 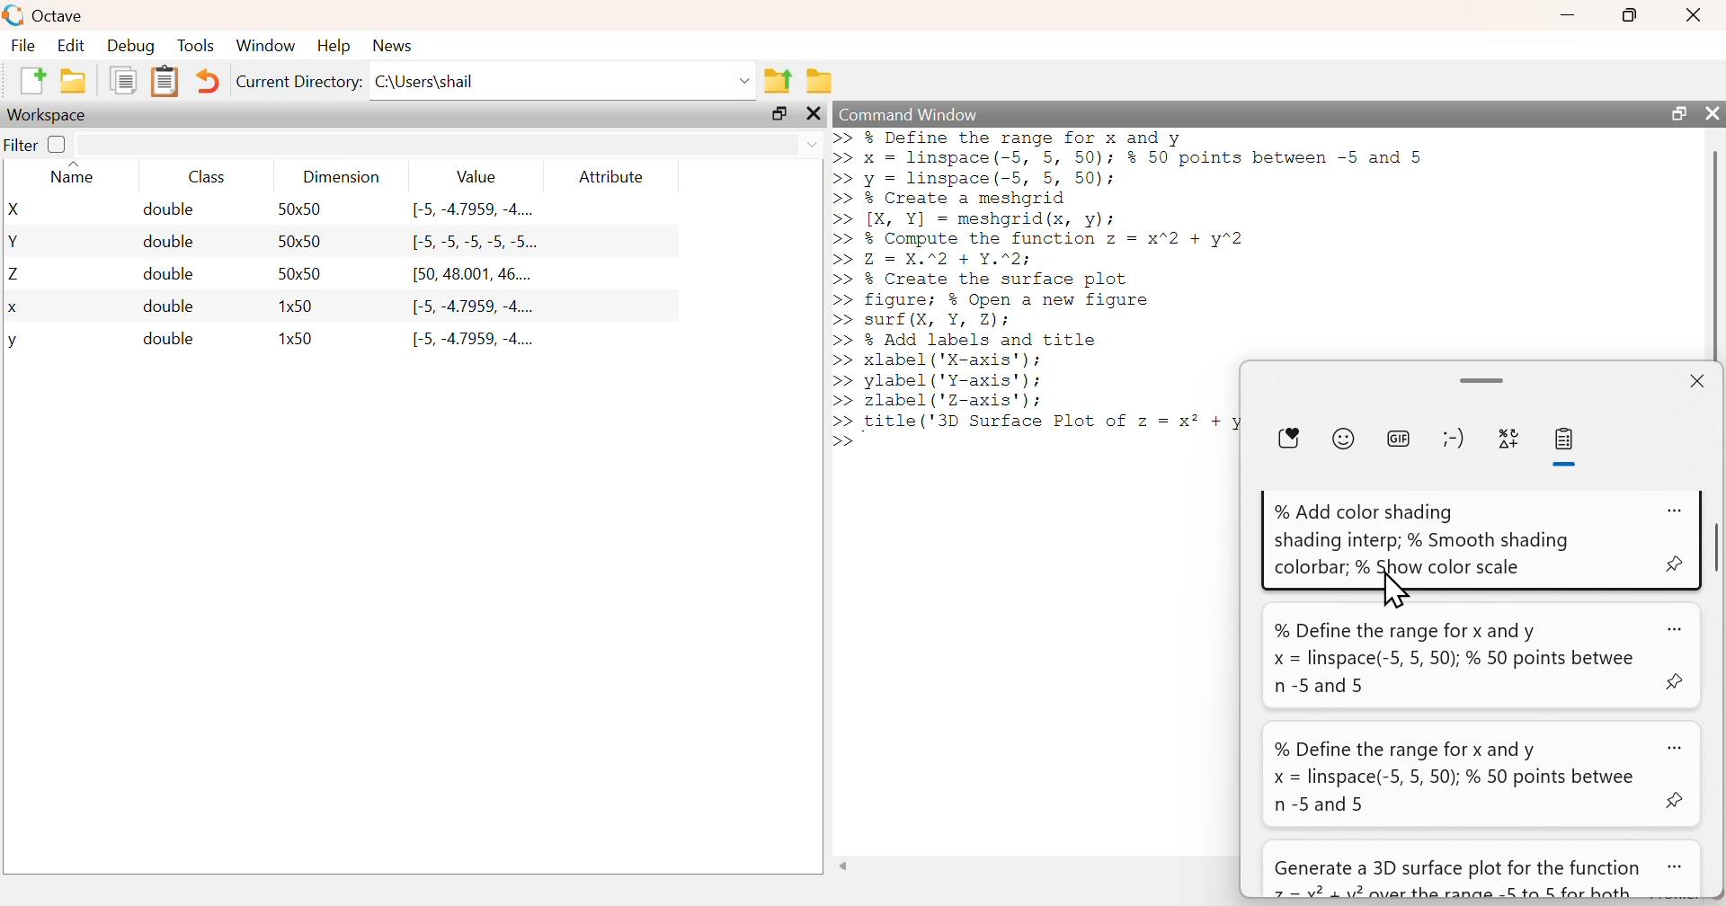 I want to click on GIF, so click(x=1397, y=438).